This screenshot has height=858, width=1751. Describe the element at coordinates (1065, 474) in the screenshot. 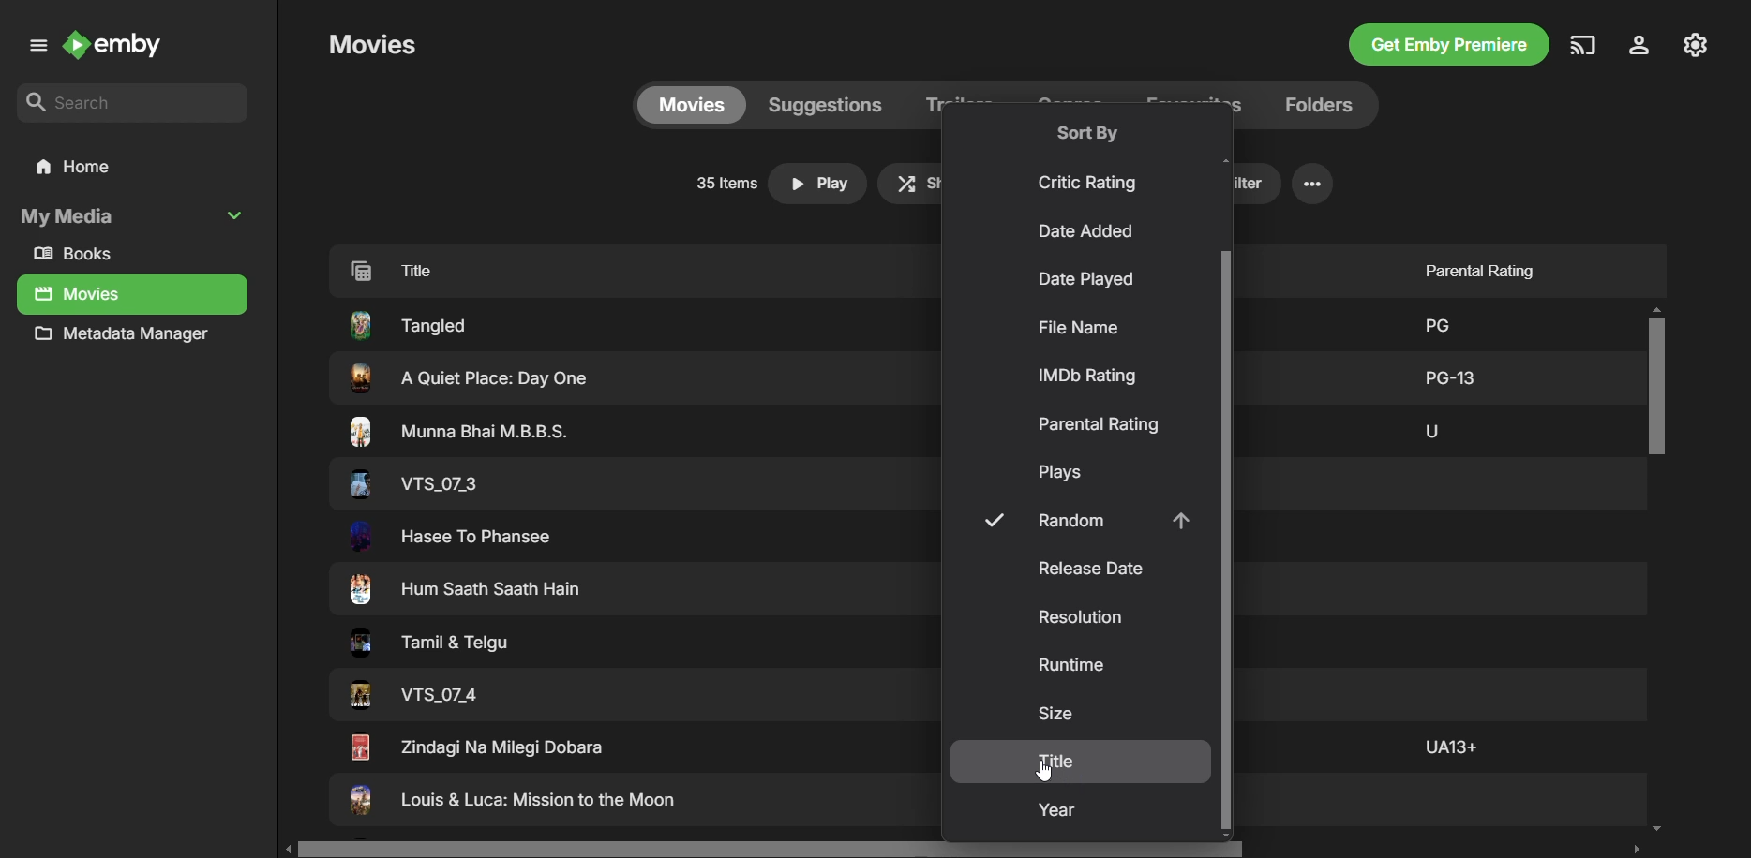

I see `Plays` at that location.